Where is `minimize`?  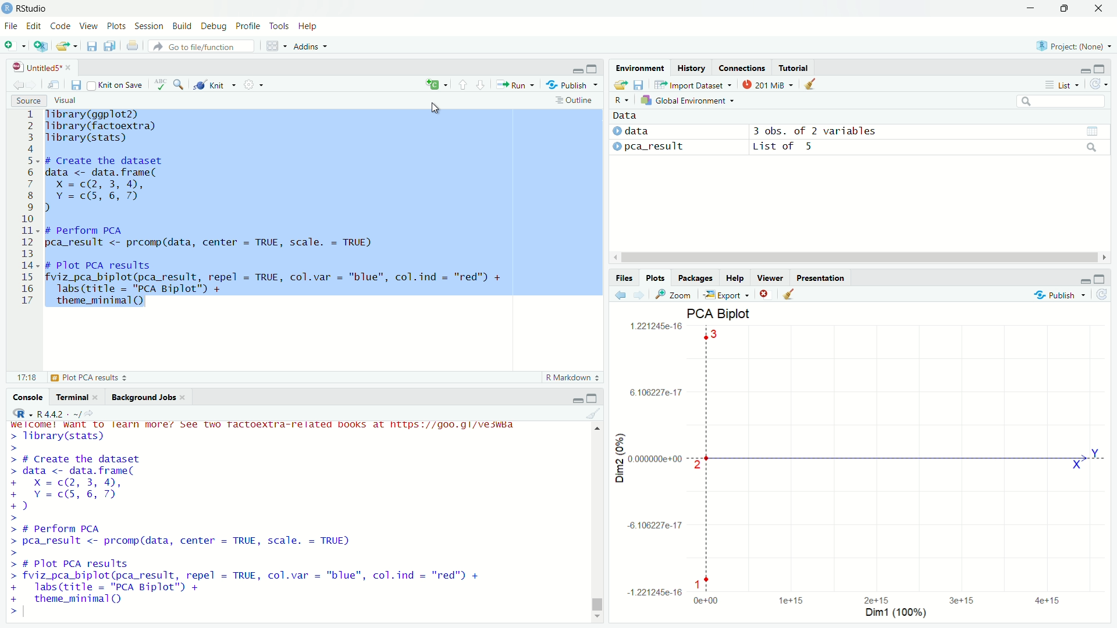
minimize is located at coordinates (1031, 8).